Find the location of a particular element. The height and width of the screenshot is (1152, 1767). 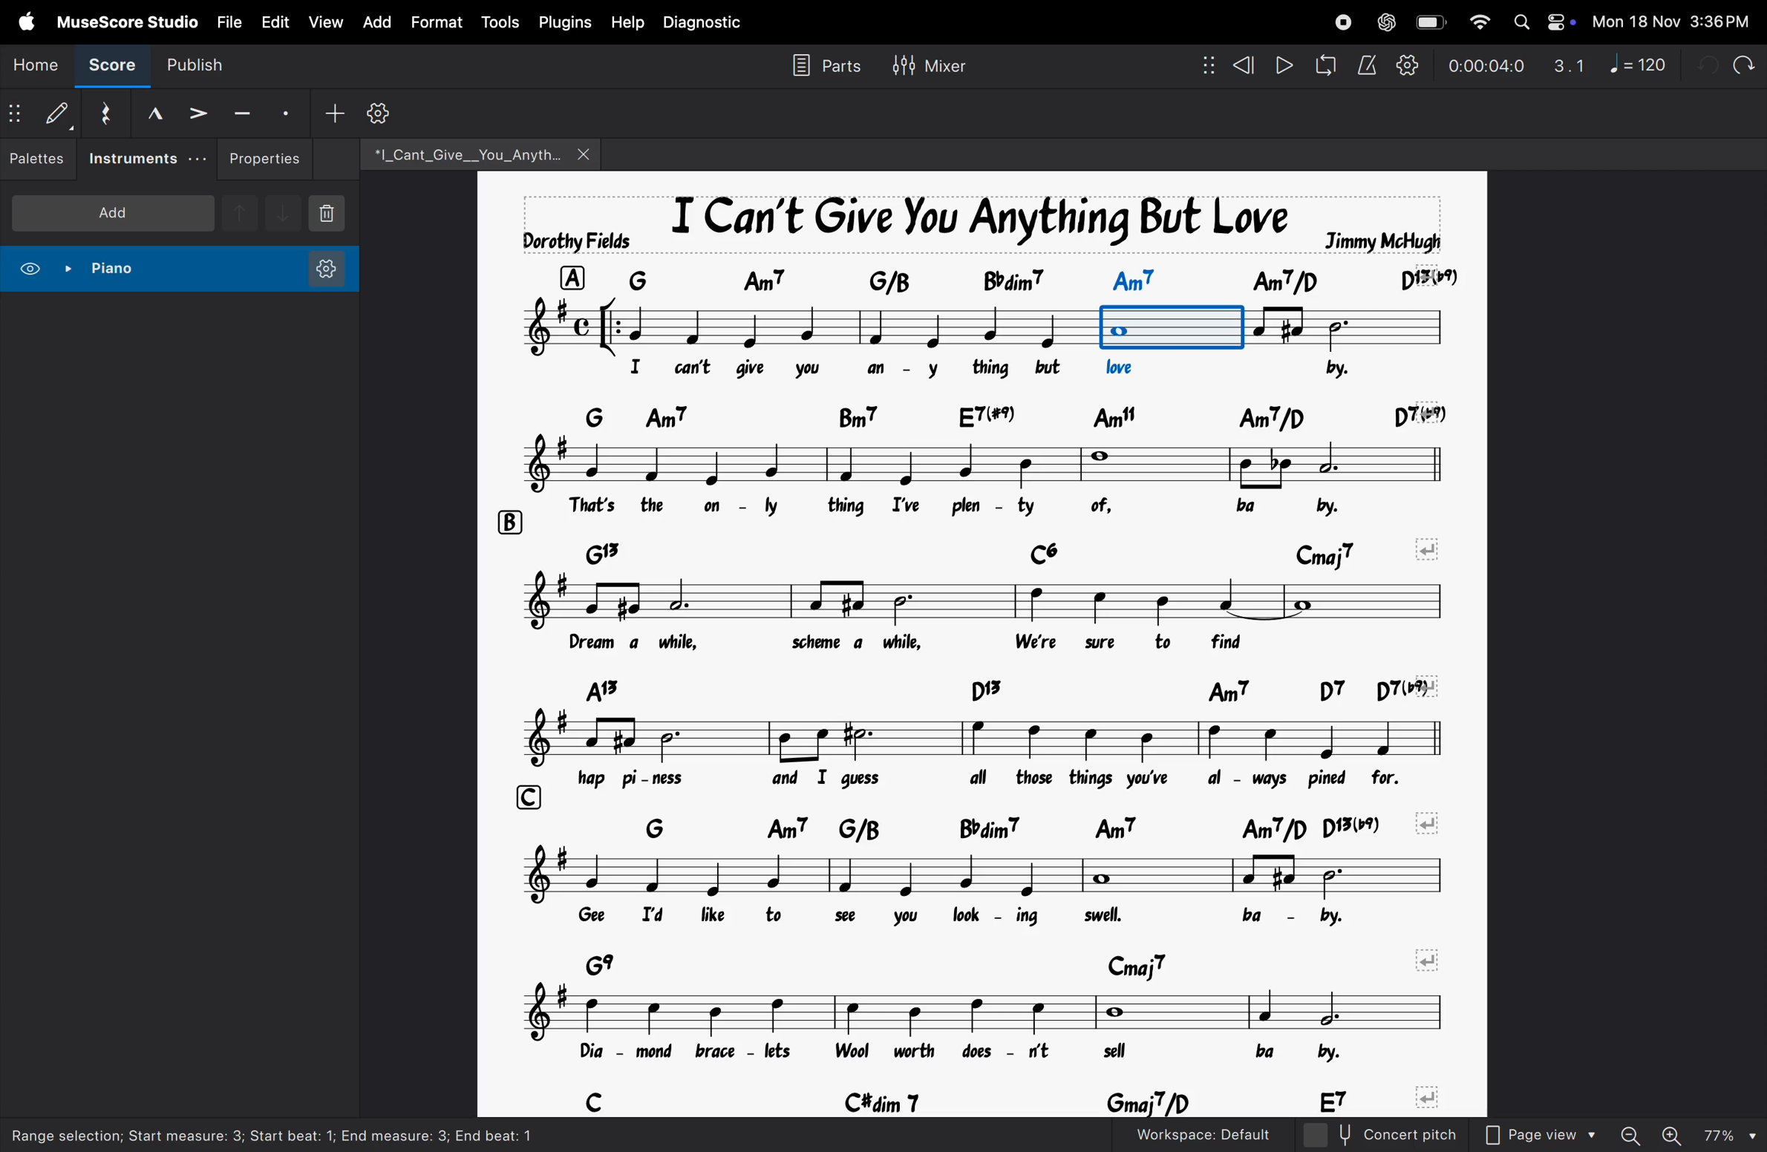

mixer is located at coordinates (927, 63).